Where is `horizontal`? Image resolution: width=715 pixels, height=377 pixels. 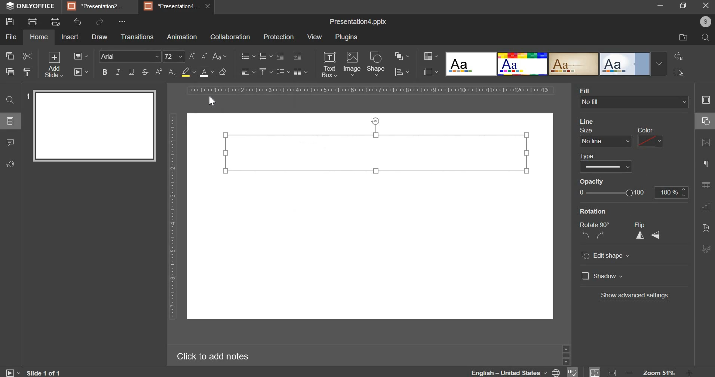 horizontal is located at coordinates (658, 236).